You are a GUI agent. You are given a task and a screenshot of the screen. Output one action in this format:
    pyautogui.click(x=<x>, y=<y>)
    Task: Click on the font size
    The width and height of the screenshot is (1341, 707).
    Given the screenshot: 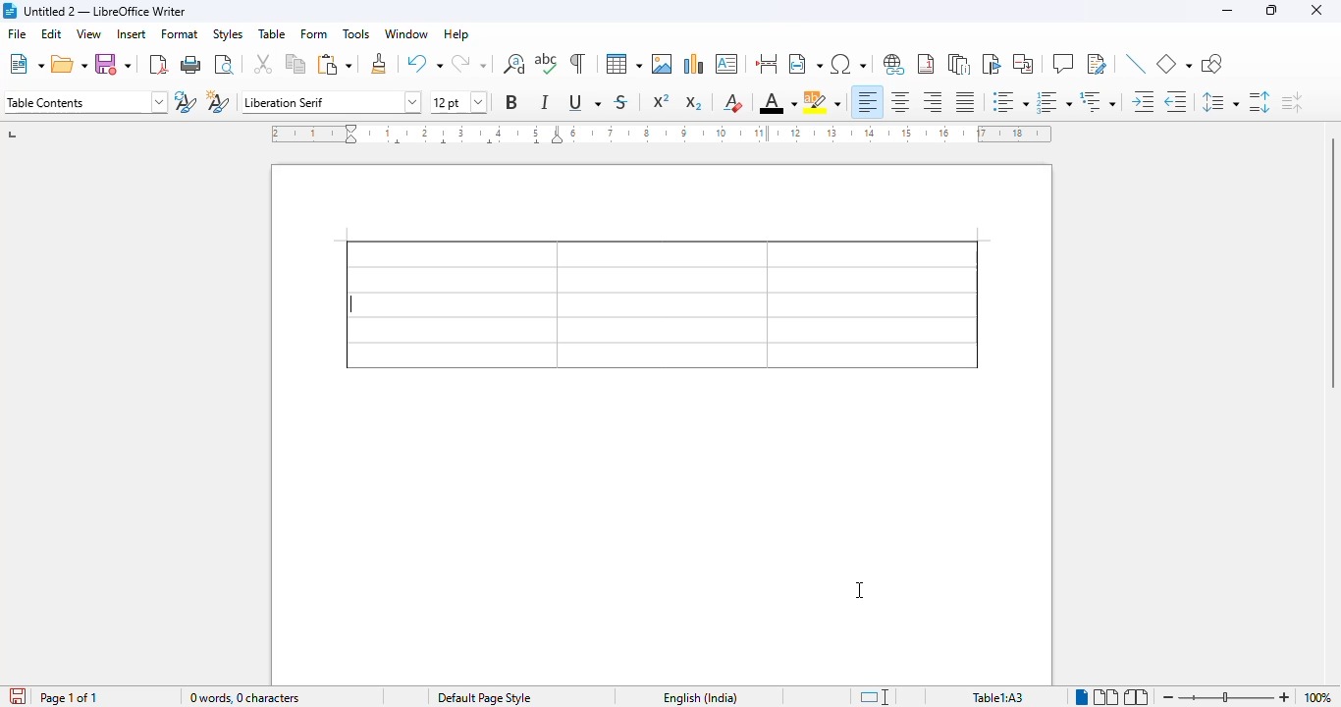 What is the action you would take?
    pyautogui.click(x=457, y=102)
    